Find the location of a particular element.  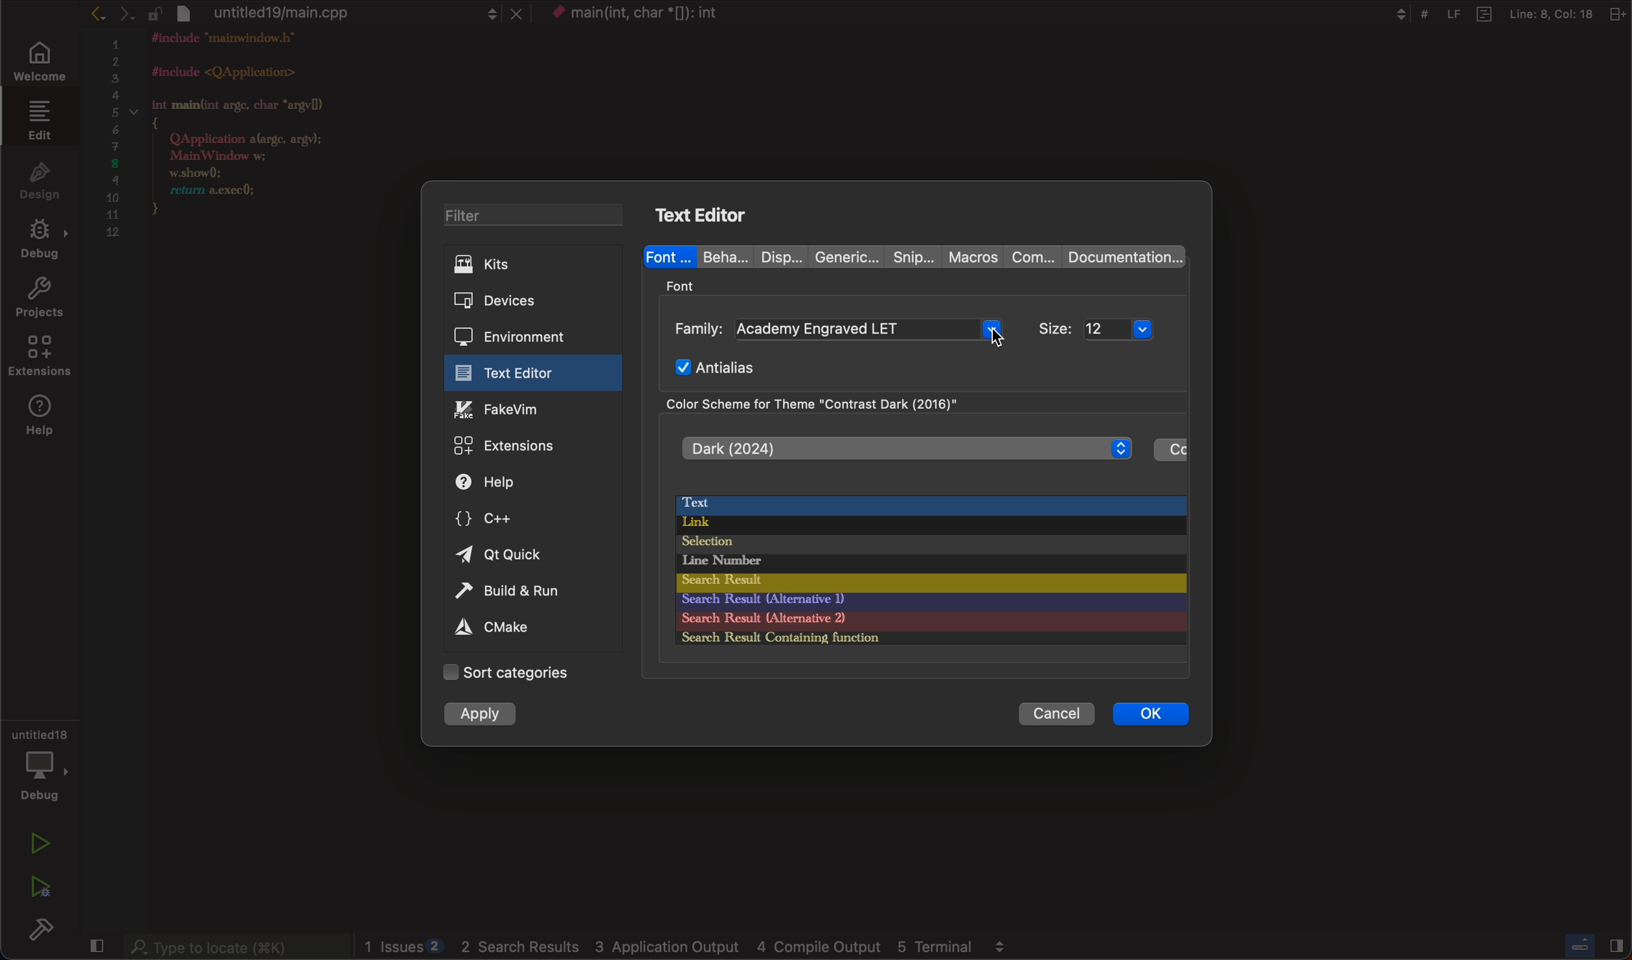

context is located at coordinates (652, 15).